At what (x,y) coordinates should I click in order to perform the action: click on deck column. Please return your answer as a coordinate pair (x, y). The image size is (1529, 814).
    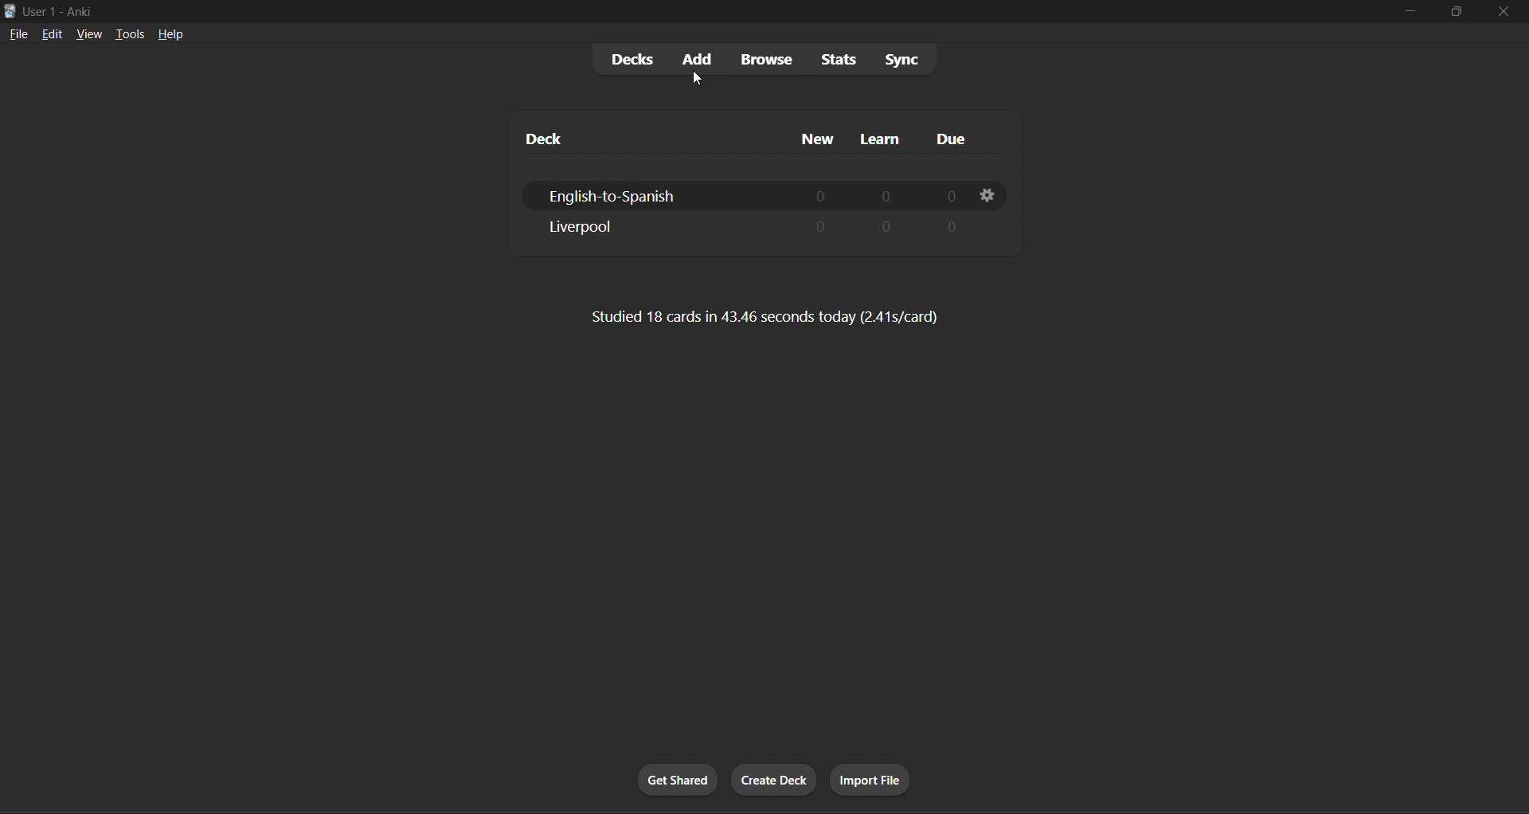
    Looking at the image, I should click on (632, 134).